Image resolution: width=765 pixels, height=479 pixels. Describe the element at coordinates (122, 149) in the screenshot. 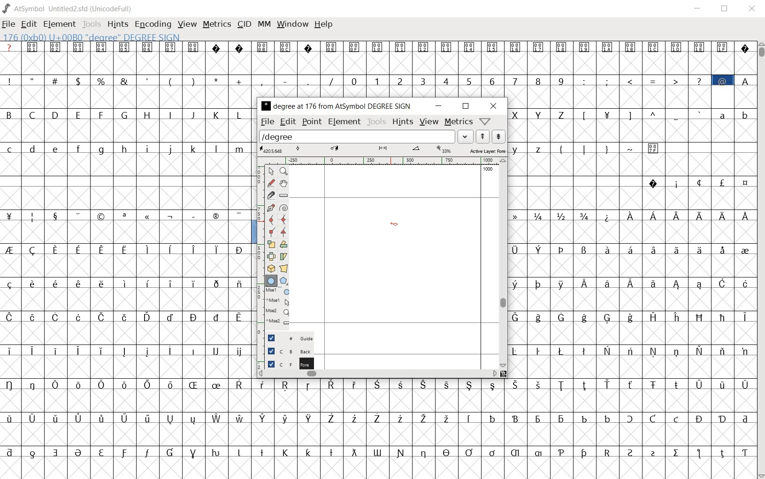

I see `small letters c - m` at that location.